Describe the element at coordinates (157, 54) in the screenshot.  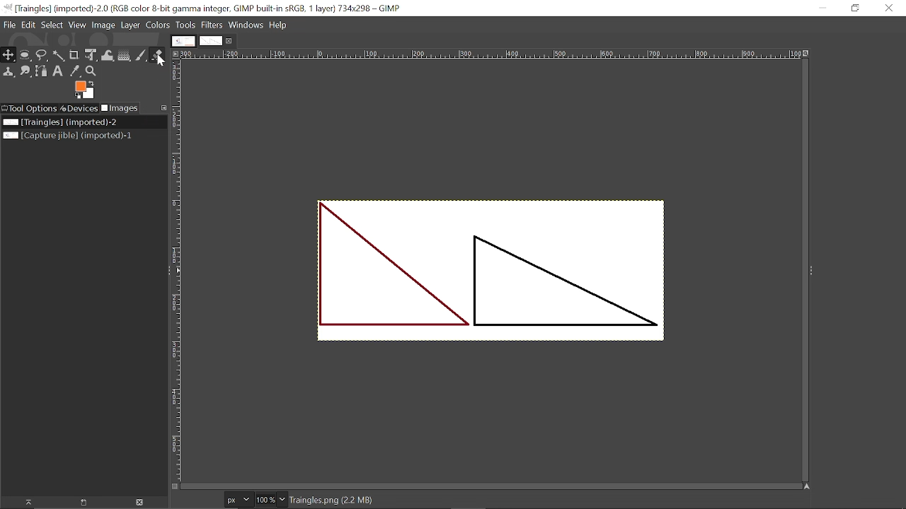
I see `Eraser tool` at that location.